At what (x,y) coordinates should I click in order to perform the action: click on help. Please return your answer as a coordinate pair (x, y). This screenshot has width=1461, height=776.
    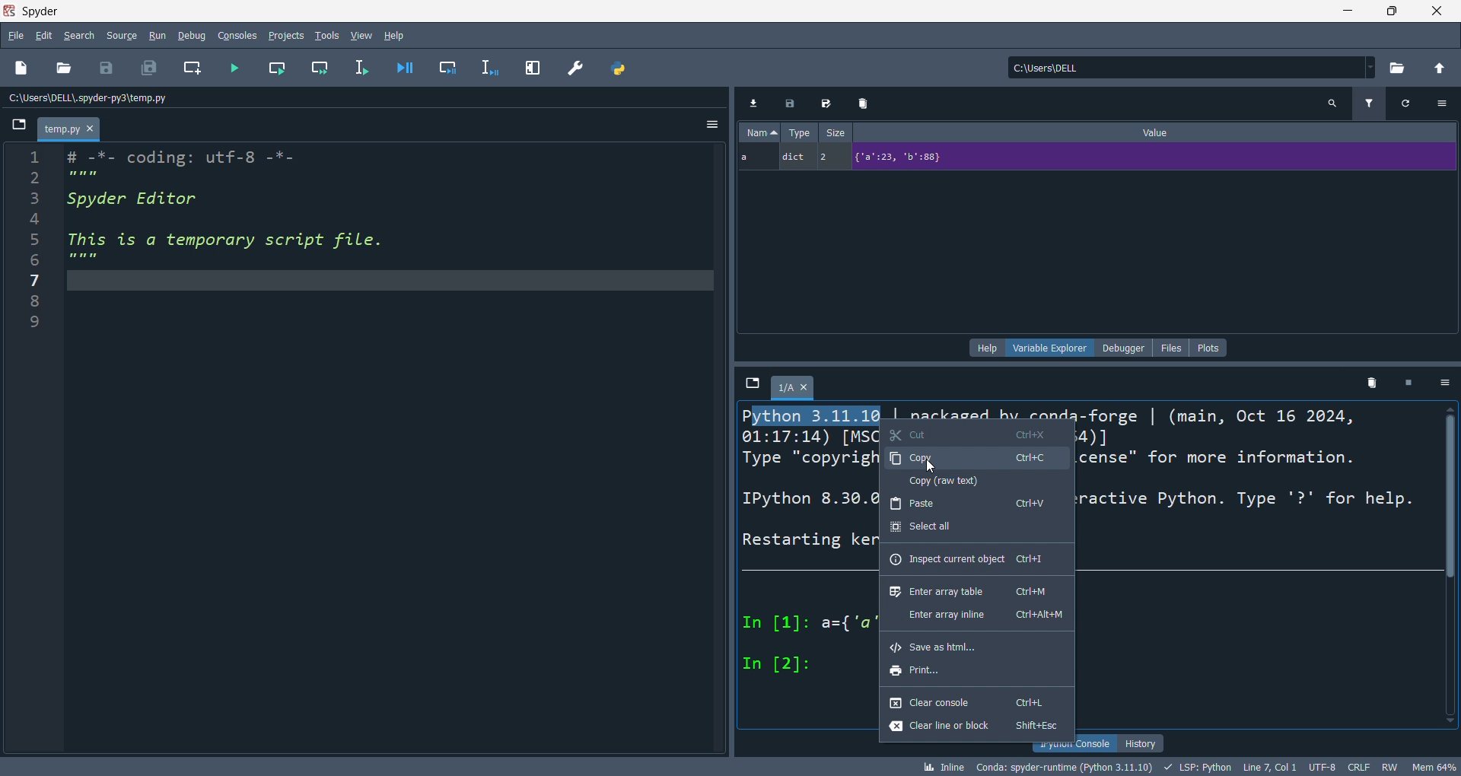
    Looking at the image, I should click on (397, 36).